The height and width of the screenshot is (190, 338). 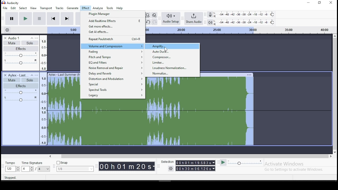 I want to click on effect, so click(x=85, y=8).